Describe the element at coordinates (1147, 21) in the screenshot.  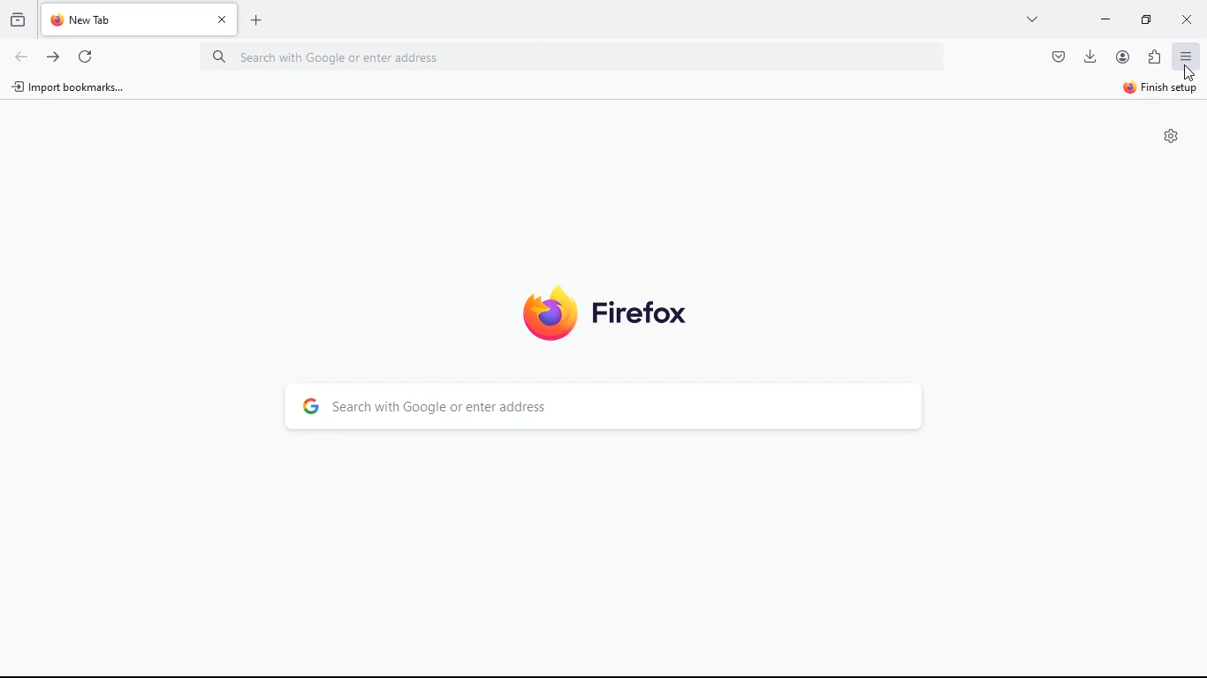
I see `maximize` at that location.